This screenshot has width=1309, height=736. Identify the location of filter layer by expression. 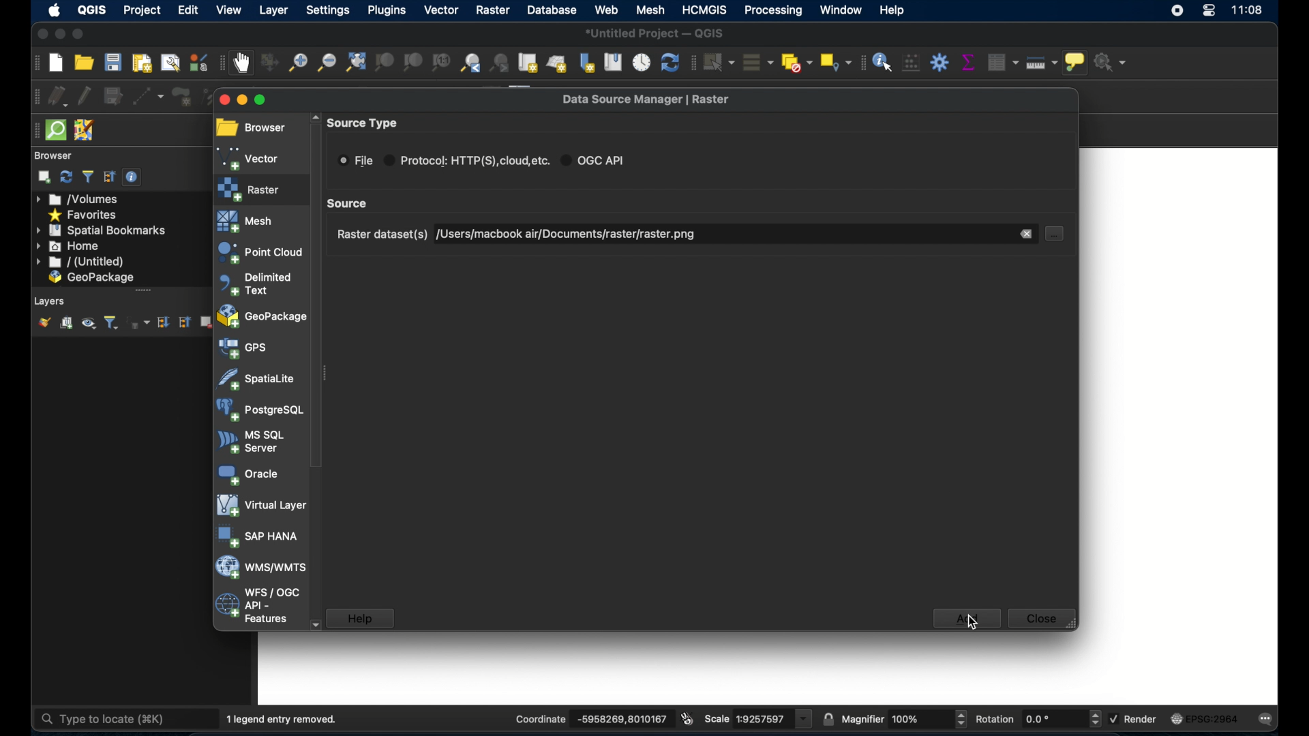
(138, 322).